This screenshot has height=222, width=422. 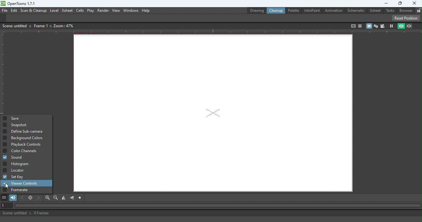 What do you see at coordinates (391, 26) in the screenshot?
I see `Freeze` at bounding box center [391, 26].